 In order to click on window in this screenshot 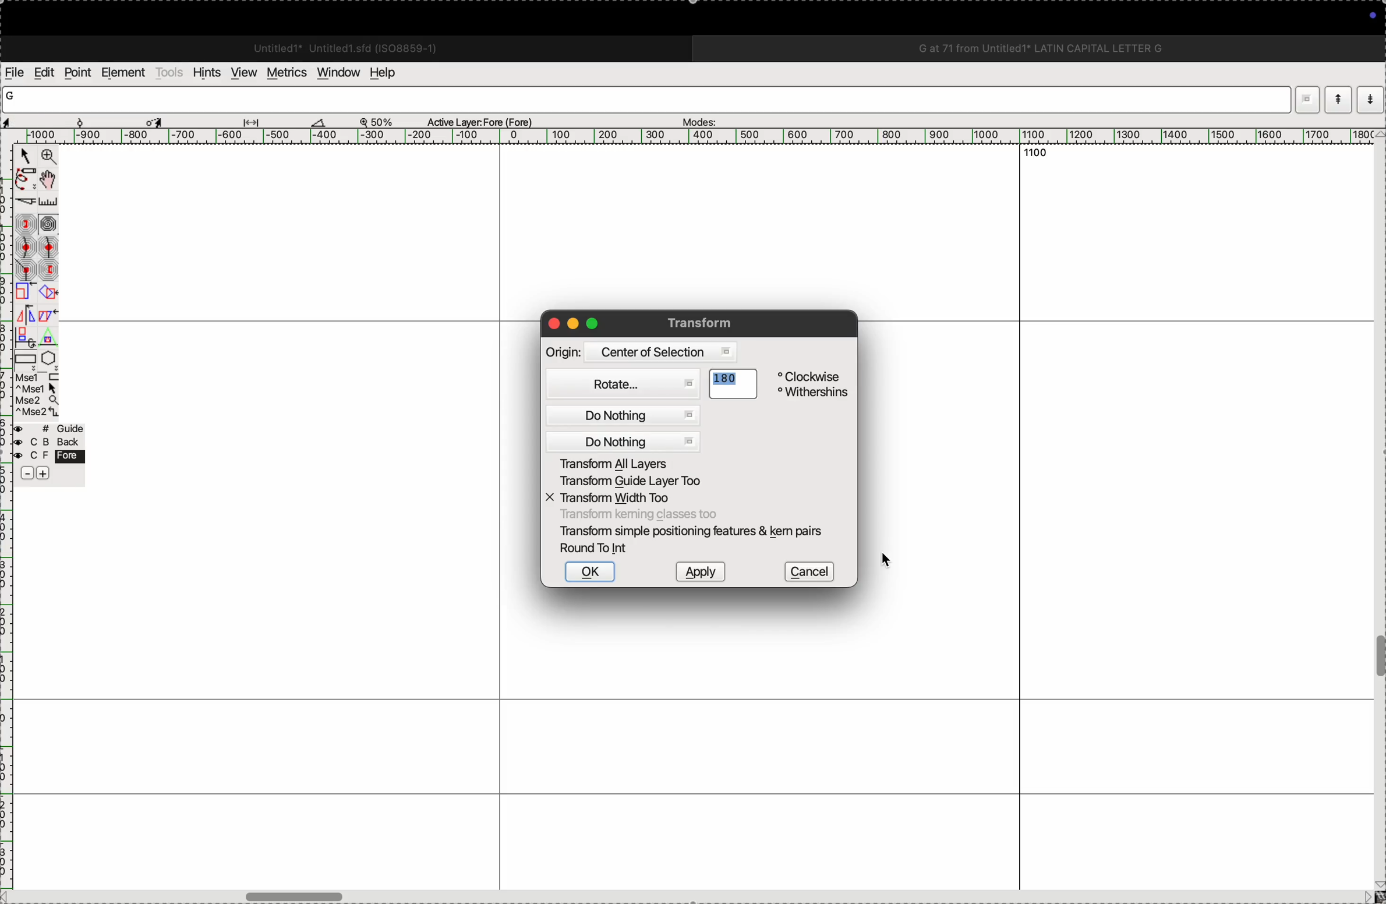, I will do `click(339, 73)`.